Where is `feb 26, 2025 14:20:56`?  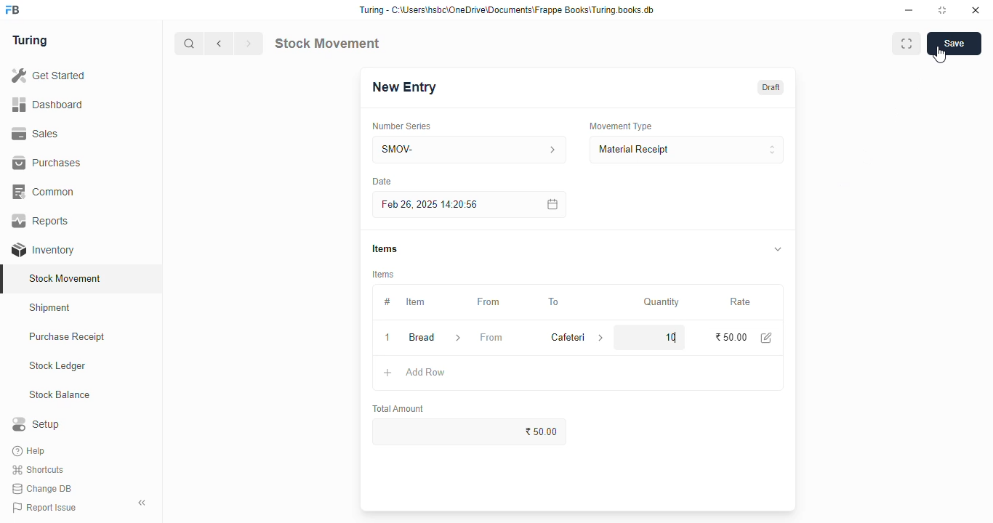 feb 26, 2025 14:20:56 is located at coordinates (433, 205).